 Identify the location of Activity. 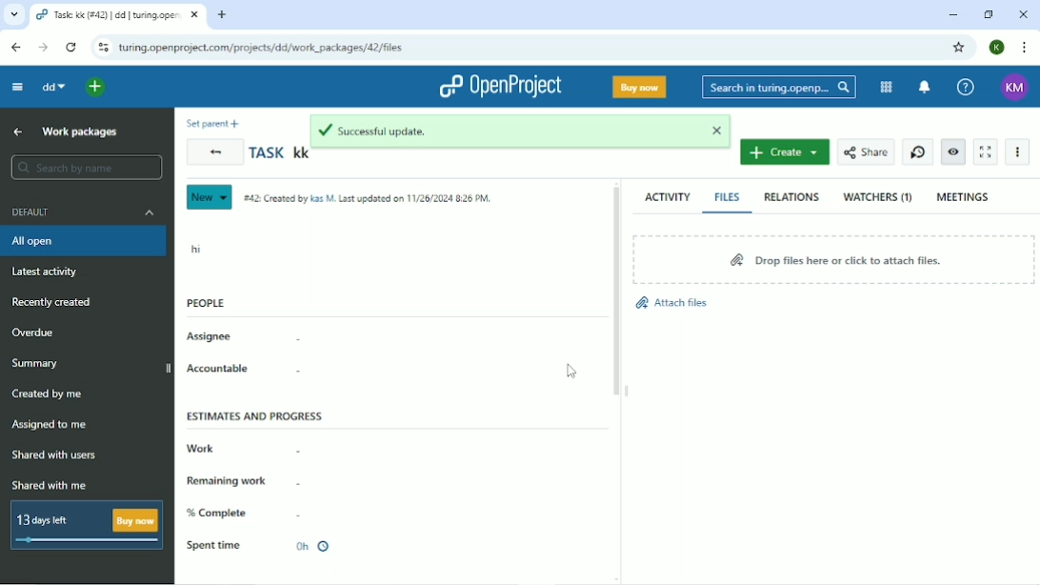
(669, 198).